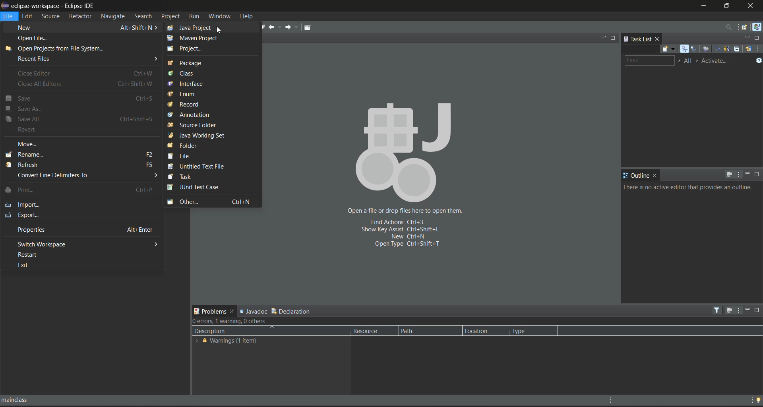  What do you see at coordinates (80, 16) in the screenshot?
I see `refractor` at bounding box center [80, 16].